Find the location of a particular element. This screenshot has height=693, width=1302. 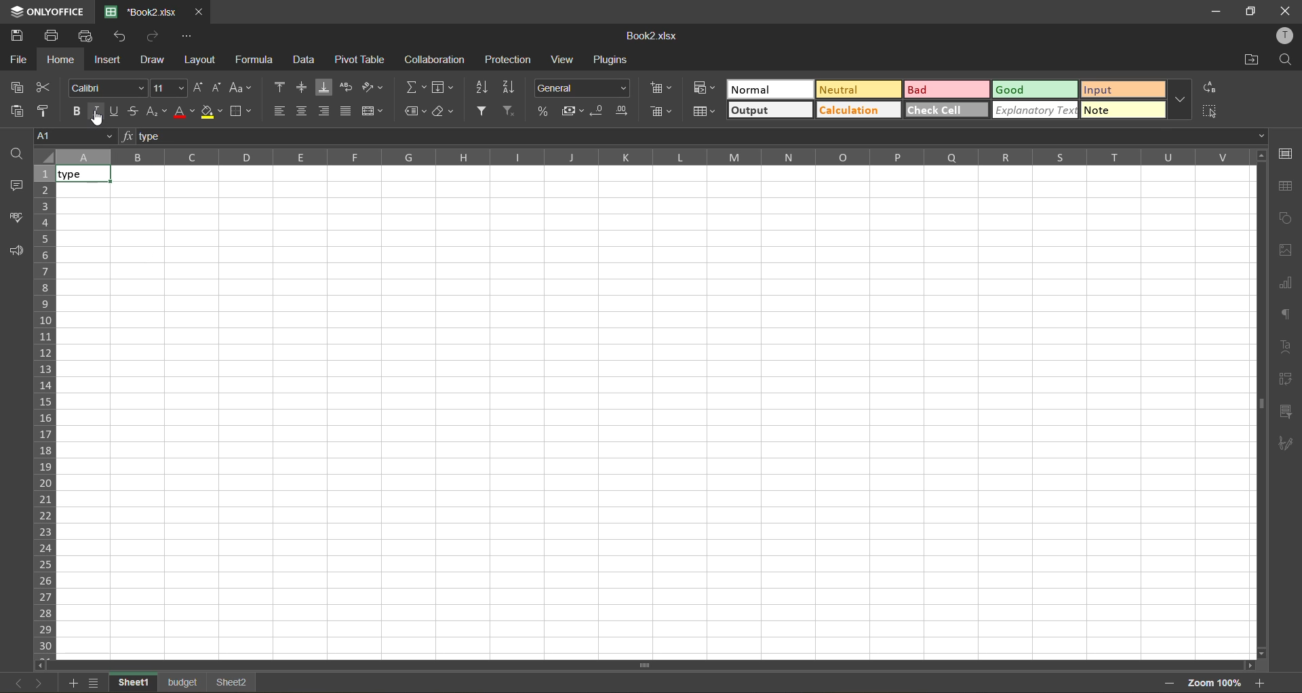

maximize is located at coordinates (1251, 12).